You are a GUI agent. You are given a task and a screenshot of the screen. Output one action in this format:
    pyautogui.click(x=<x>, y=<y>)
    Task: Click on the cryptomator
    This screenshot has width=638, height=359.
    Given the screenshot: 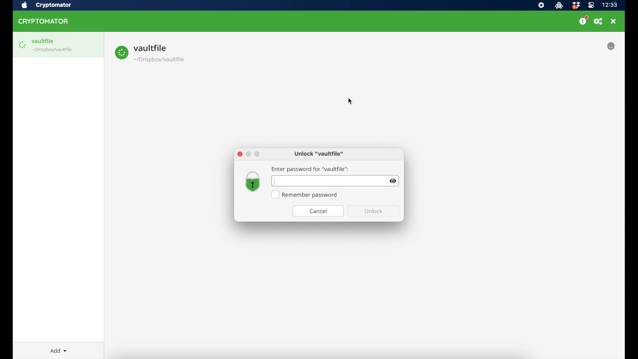 What is the action you would take?
    pyautogui.click(x=43, y=21)
    